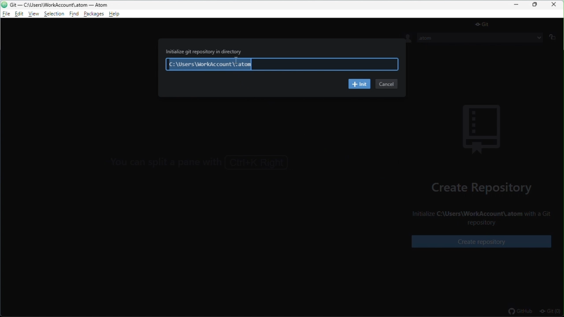 This screenshot has height=317, width=564. I want to click on You can focus the GitHub tab with Ctrl+8, so click(201, 158).